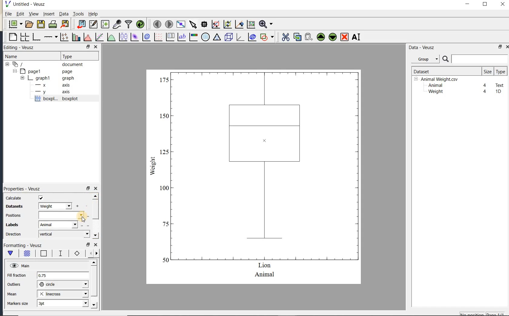 This screenshot has height=316, width=509. I want to click on Data-Veusz, so click(422, 48).